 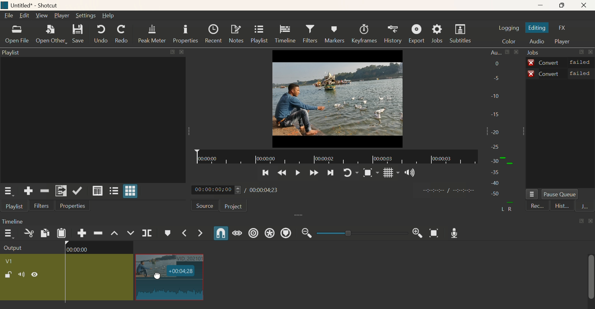 I want to click on Timeline, so click(x=285, y=34).